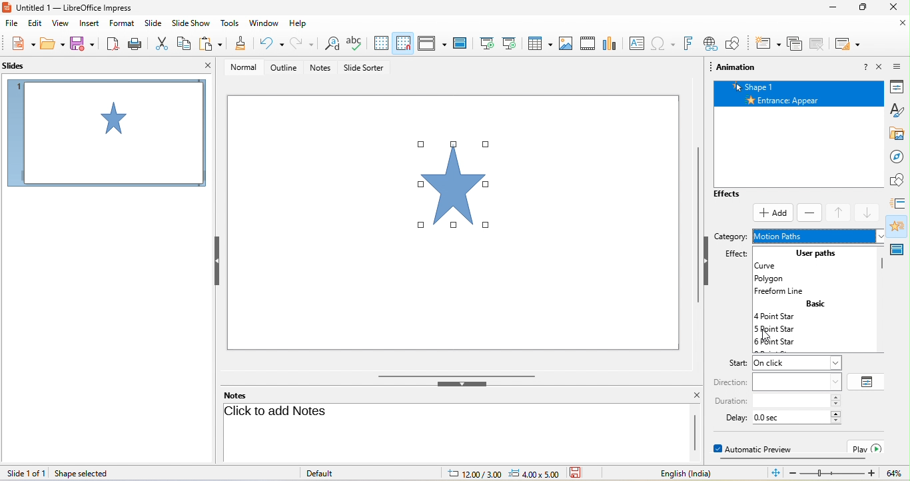 The image size is (910, 481). What do you see at coordinates (739, 195) in the screenshot?
I see `effects` at bounding box center [739, 195].